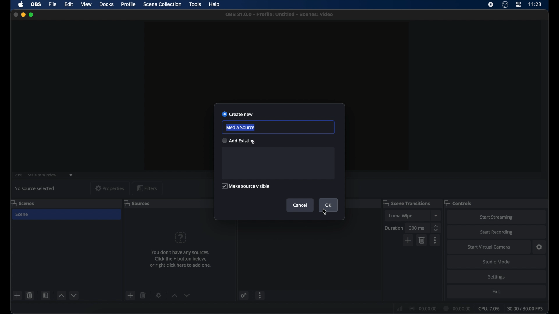 Image resolution: width=559 pixels, height=314 pixels. I want to click on add, so click(17, 295).